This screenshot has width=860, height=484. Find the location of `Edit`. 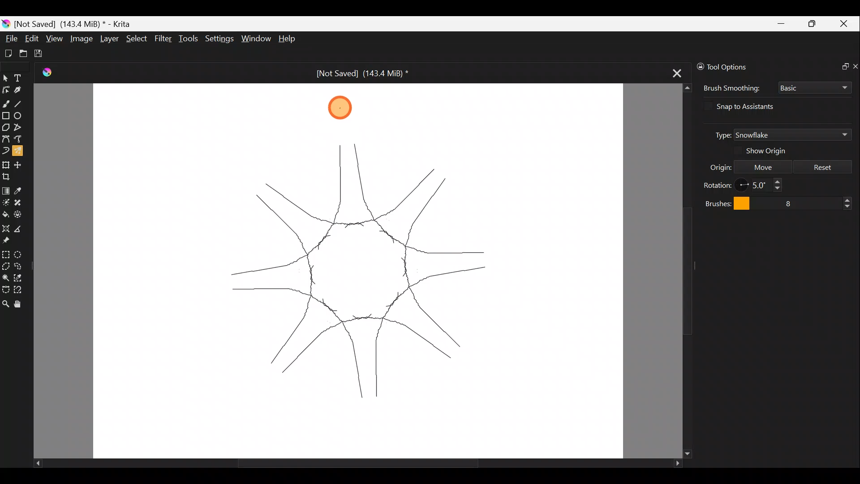

Edit is located at coordinates (32, 39).